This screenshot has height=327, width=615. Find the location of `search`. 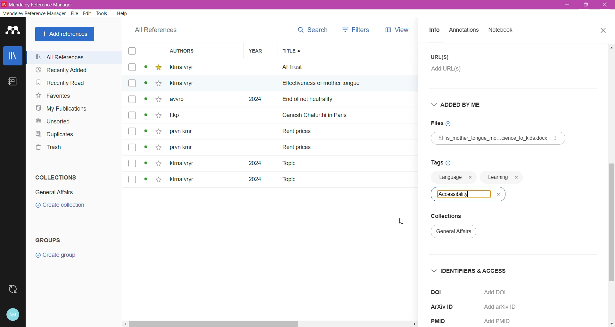

search is located at coordinates (312, 30).